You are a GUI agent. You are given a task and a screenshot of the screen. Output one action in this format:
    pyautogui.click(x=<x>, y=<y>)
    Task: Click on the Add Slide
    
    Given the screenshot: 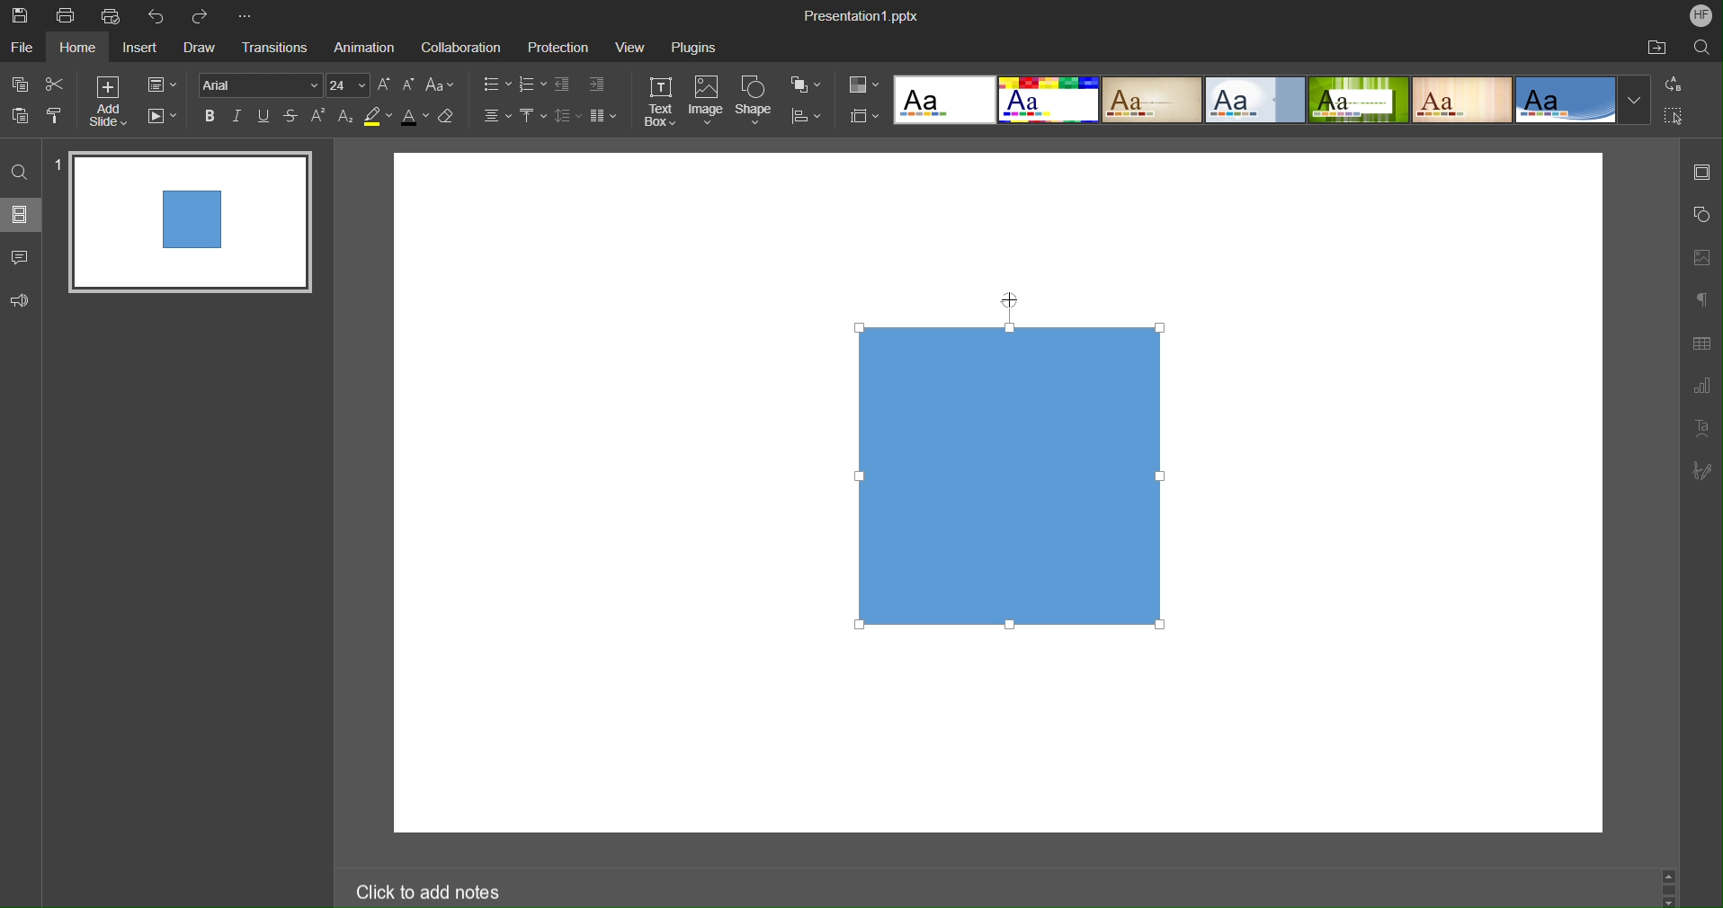 What is the action you would take?
    pyautogui.click(x=106, y=102)
    